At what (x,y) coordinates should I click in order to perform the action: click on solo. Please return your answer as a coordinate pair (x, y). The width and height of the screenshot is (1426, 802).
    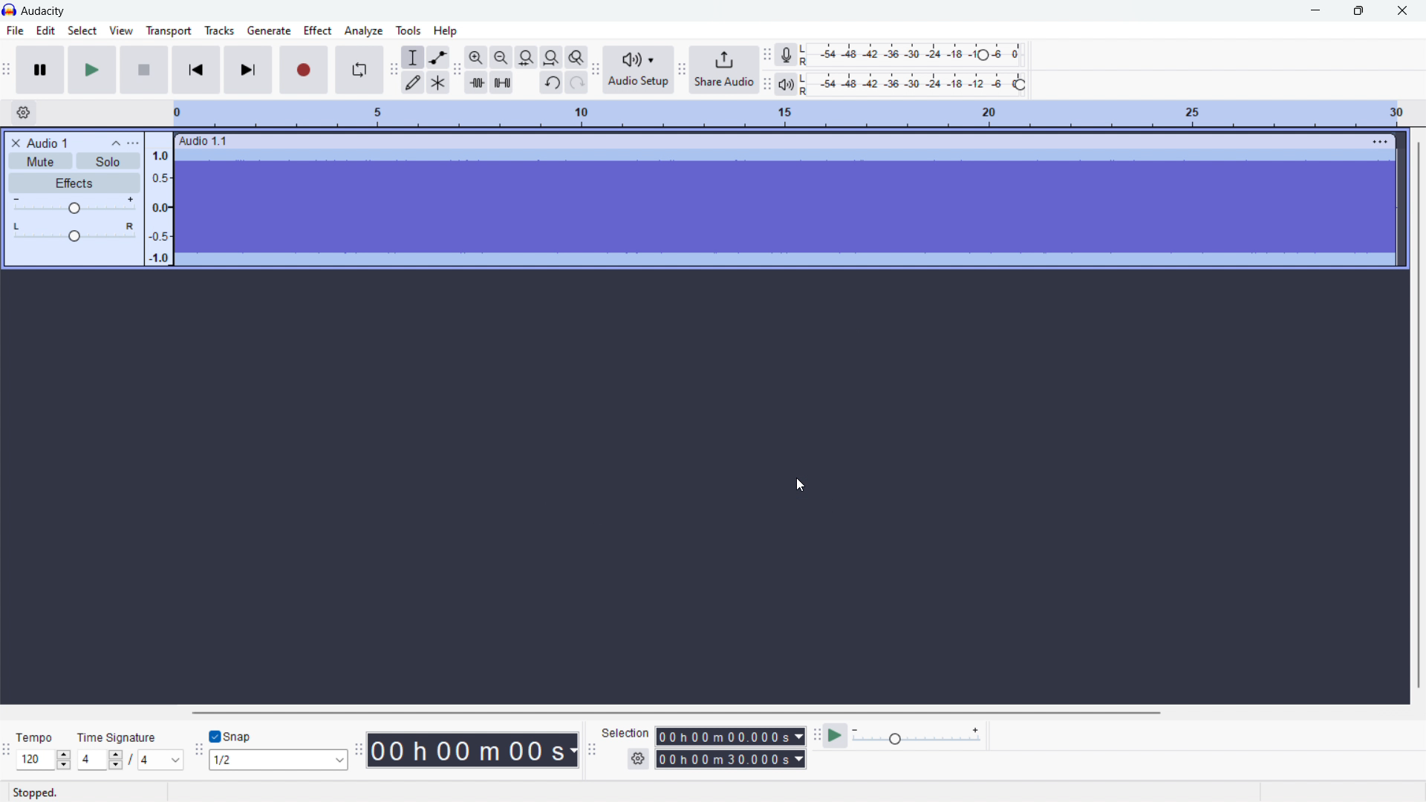
    Looking at the image, I should click on (108, 161).